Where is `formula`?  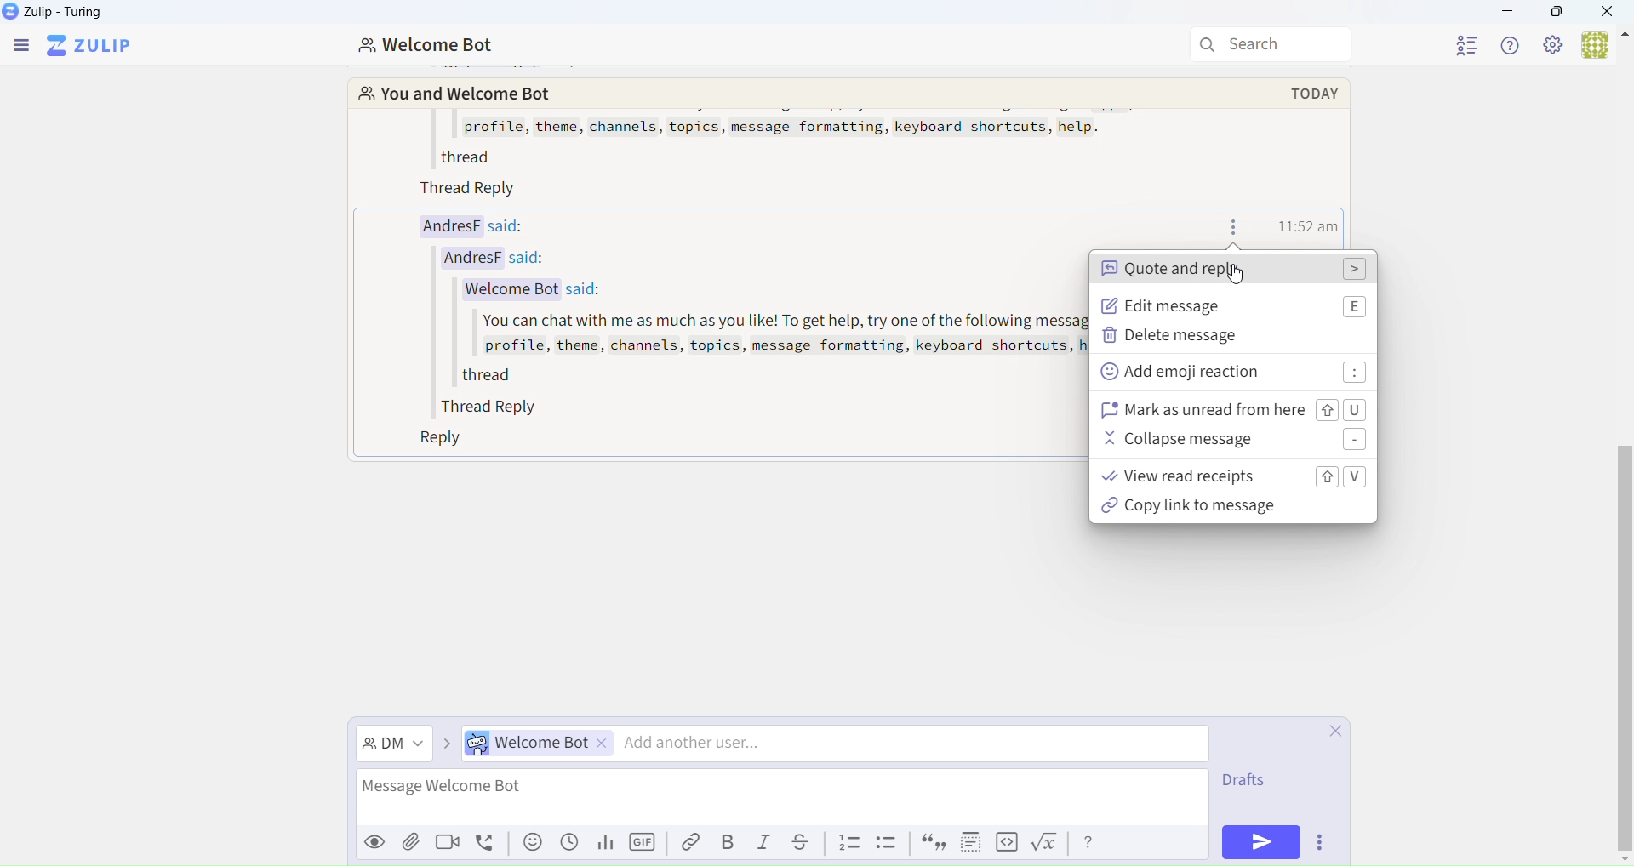 formula is located at coordinates (1048, 844).